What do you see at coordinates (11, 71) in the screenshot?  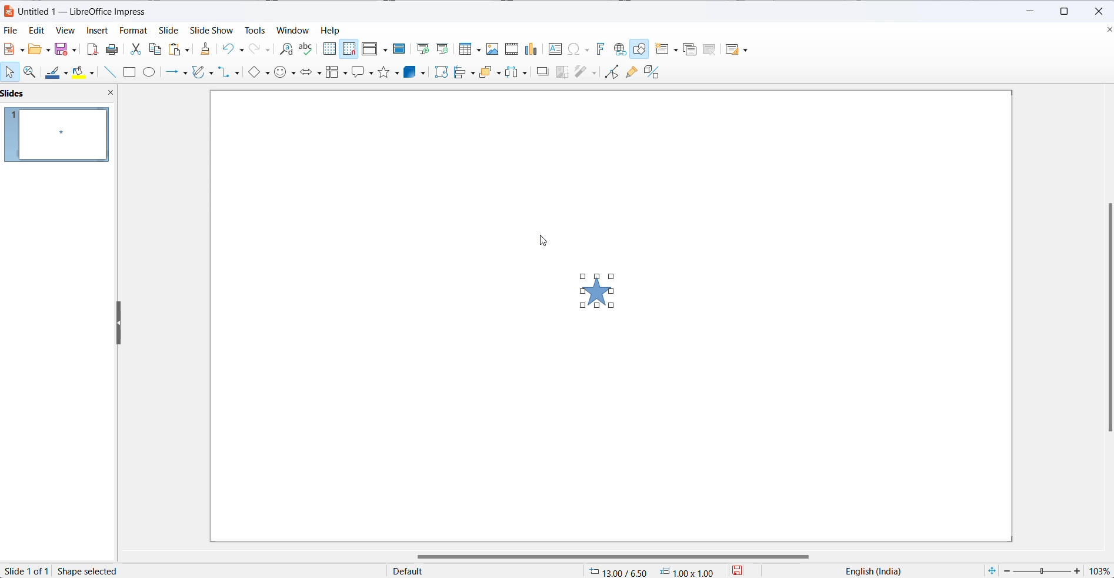 I see `select` at bounding box center [11, 71].